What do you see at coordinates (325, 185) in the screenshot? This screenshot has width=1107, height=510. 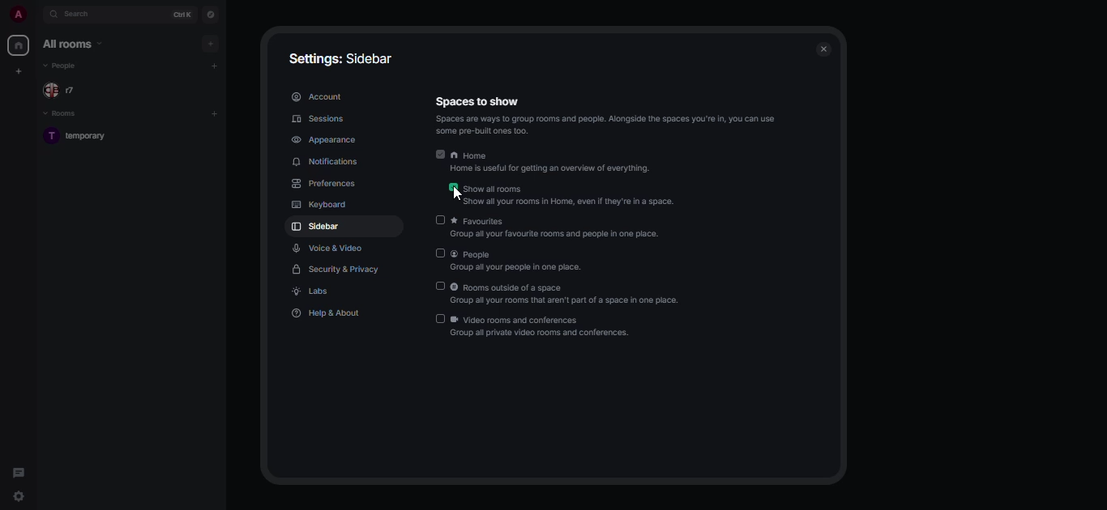 I see `preferences` at bounding box center [325, 185].